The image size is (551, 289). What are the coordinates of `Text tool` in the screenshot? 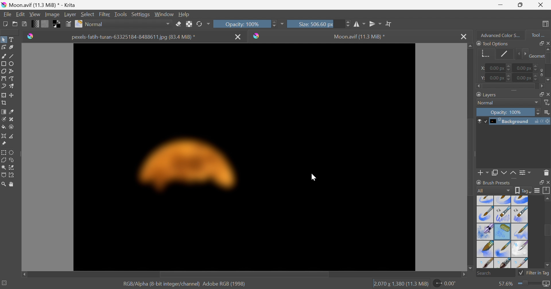 It's located at (11, 39).